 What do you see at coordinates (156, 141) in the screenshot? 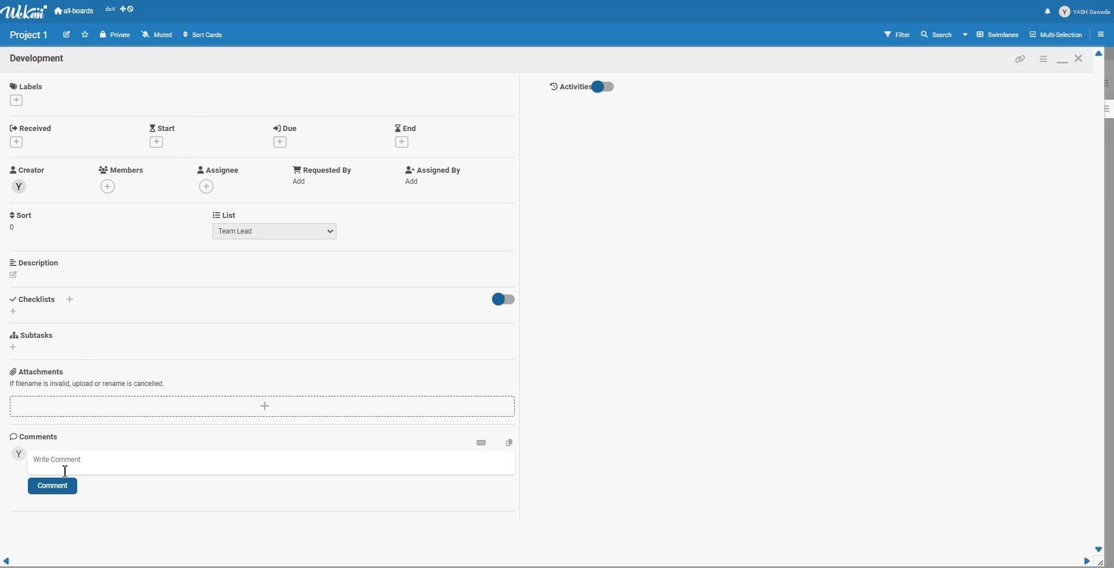
I see `add` at bounding box center [156, 141].